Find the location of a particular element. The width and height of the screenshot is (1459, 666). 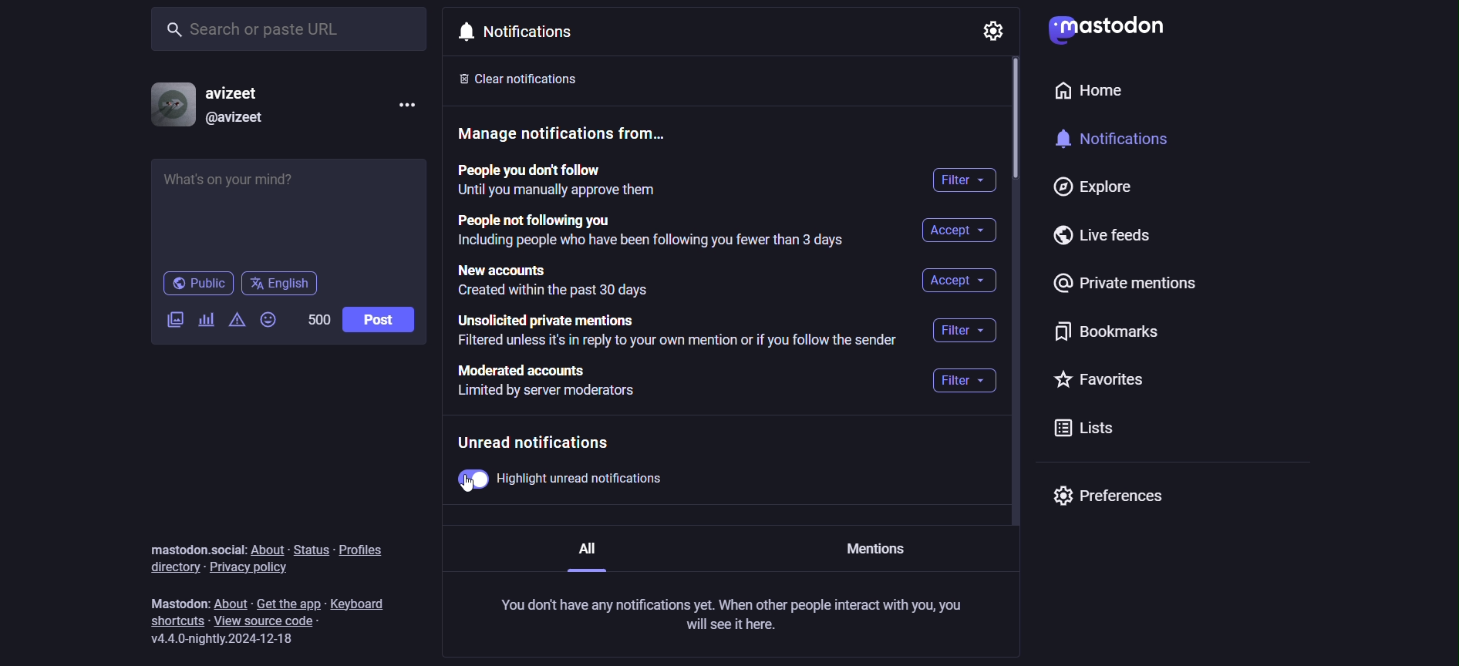

people you dont follow is located at coordinates (557, 182).